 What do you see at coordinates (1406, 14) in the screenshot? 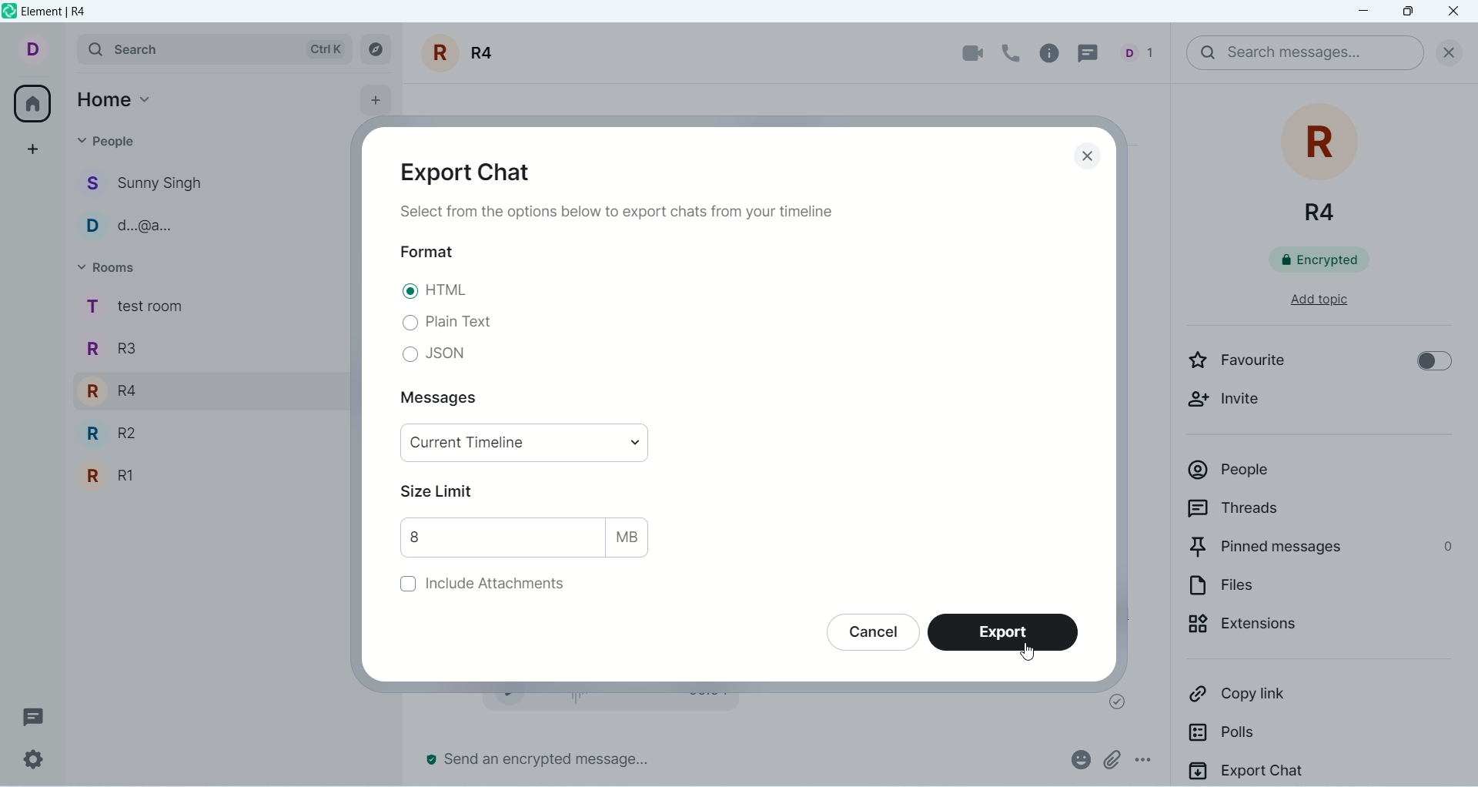
I see `maximize` at bounding box center [1406, 14].